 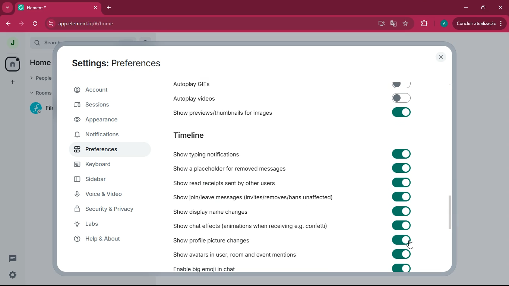 What do you see at coordinates (297, 83) in the screenshot?
I see `autoplay gifs` at bounding box center [297, 83].